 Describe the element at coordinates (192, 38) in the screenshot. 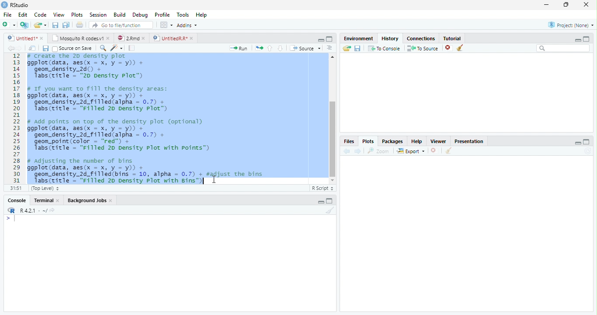

I see `close` at that location.